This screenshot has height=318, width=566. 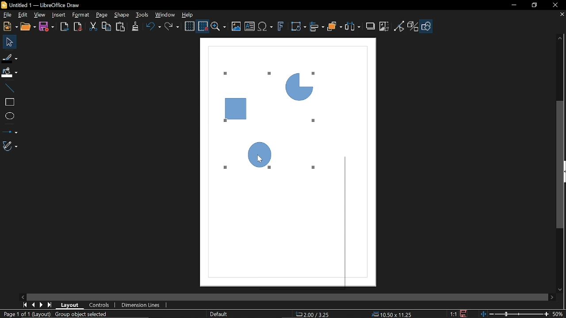 What do you see at coordinates (260, 158) in the screenshot?
I see `cursor` at bounding box center [260, 158].